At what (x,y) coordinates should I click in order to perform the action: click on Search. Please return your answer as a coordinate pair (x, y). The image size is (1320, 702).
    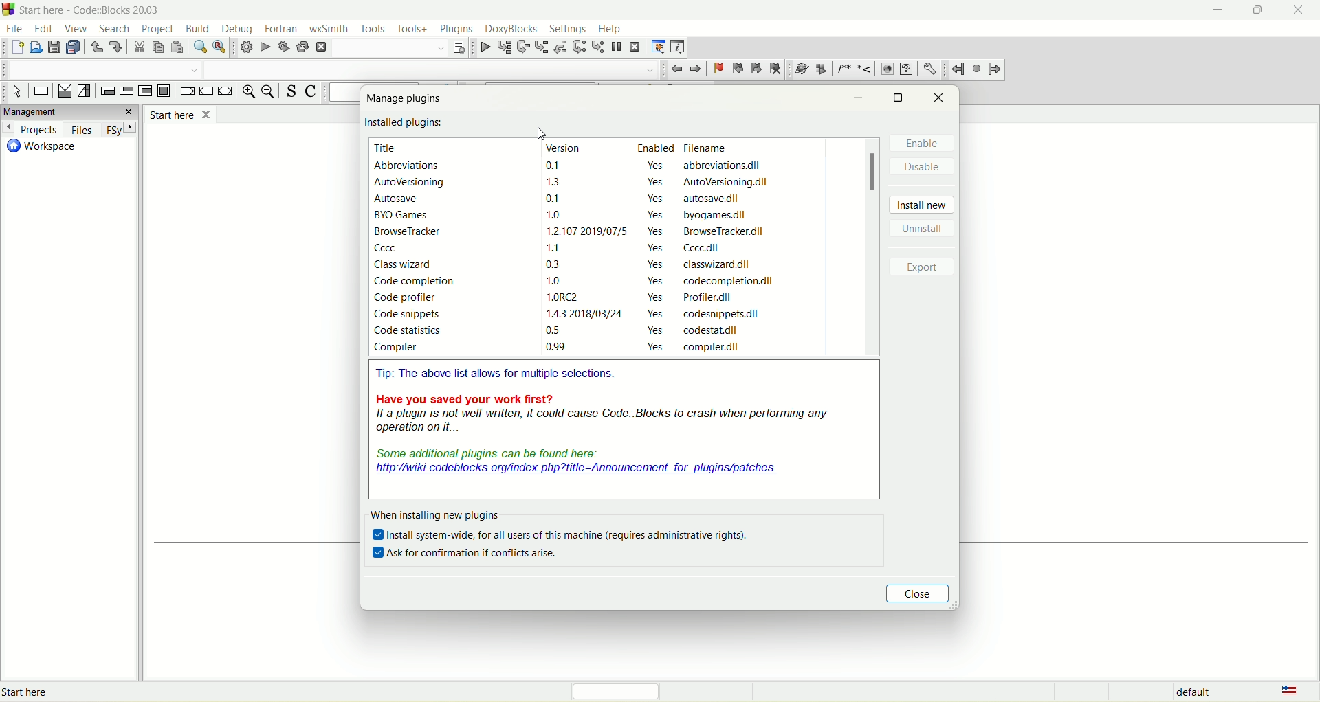
    Looking at the image, I should click on (102, 69).